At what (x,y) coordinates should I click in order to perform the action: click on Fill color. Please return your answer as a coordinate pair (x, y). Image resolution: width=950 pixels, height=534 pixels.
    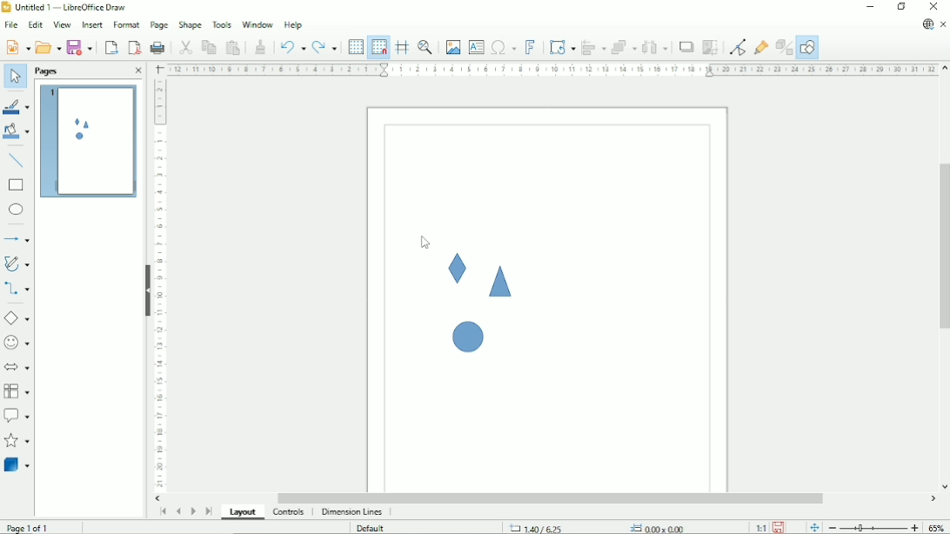
    Looking at the image, I should click on (17, 132).